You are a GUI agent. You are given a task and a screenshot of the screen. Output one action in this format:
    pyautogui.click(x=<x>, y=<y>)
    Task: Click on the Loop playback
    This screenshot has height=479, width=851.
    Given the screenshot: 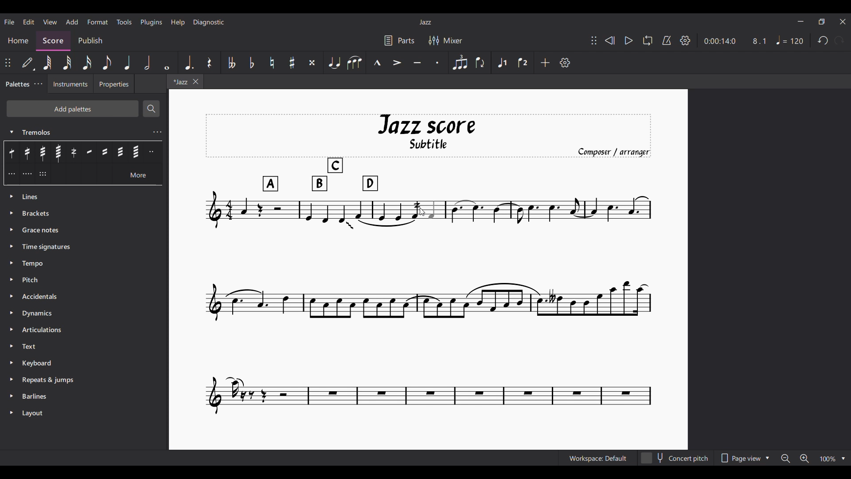 What is the action you would take?
    pyautogui.click(x=648, y=40)
    